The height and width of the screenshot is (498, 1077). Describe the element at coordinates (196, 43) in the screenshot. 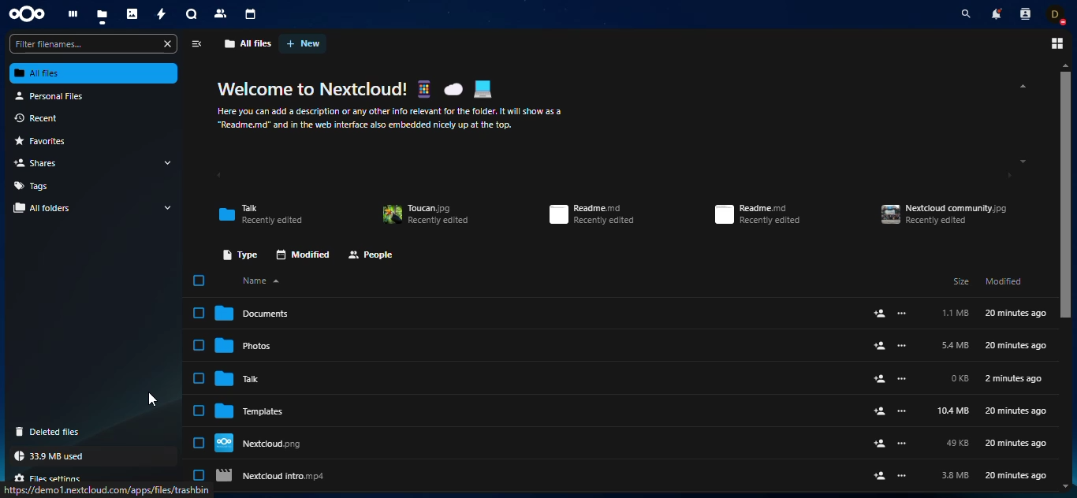

I see `Options` at that location.